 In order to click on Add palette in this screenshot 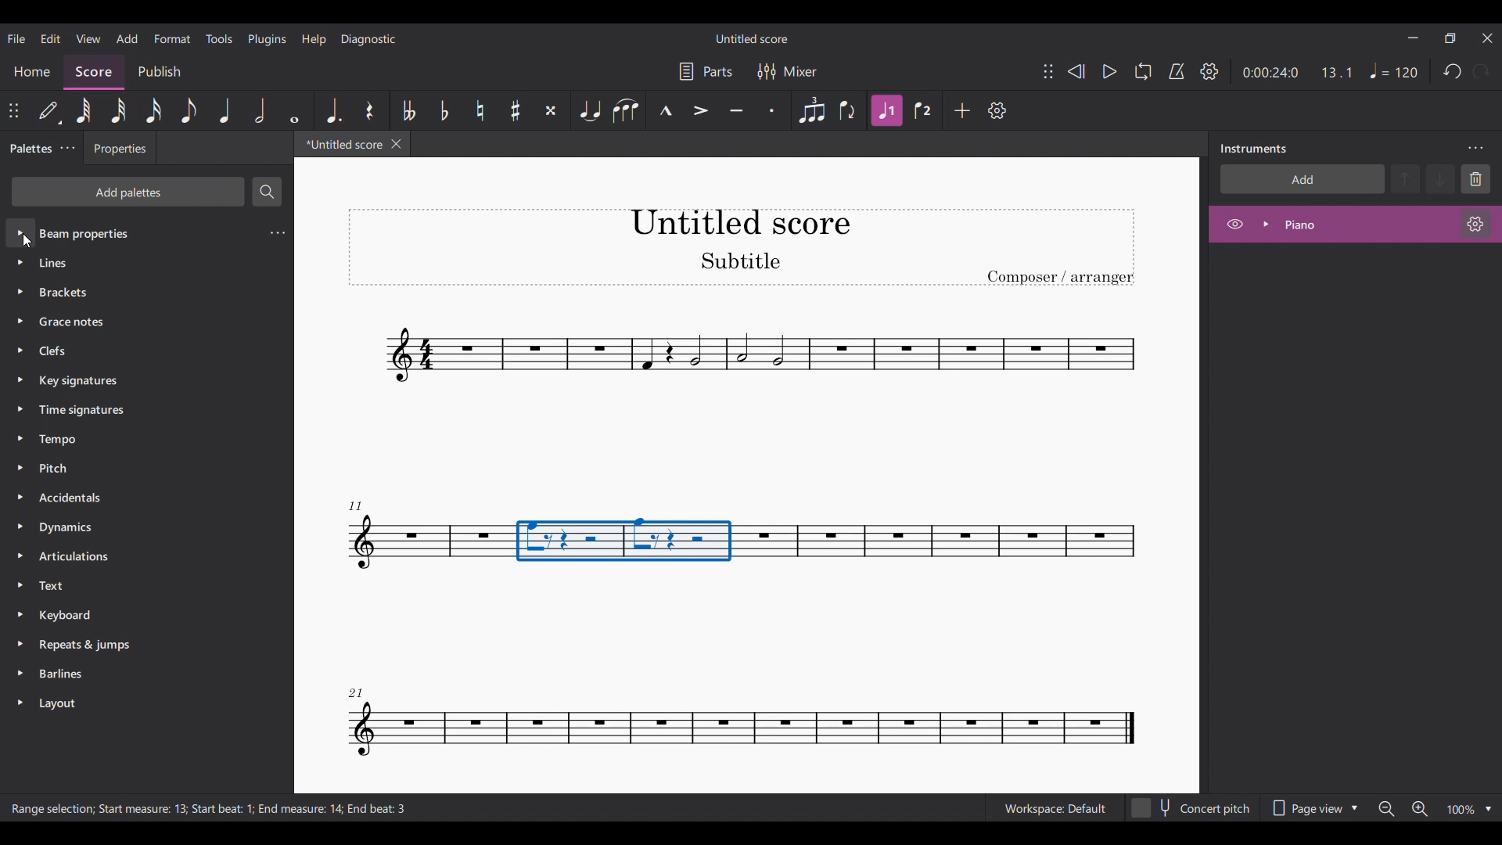, I will do `click(128, 192)`.